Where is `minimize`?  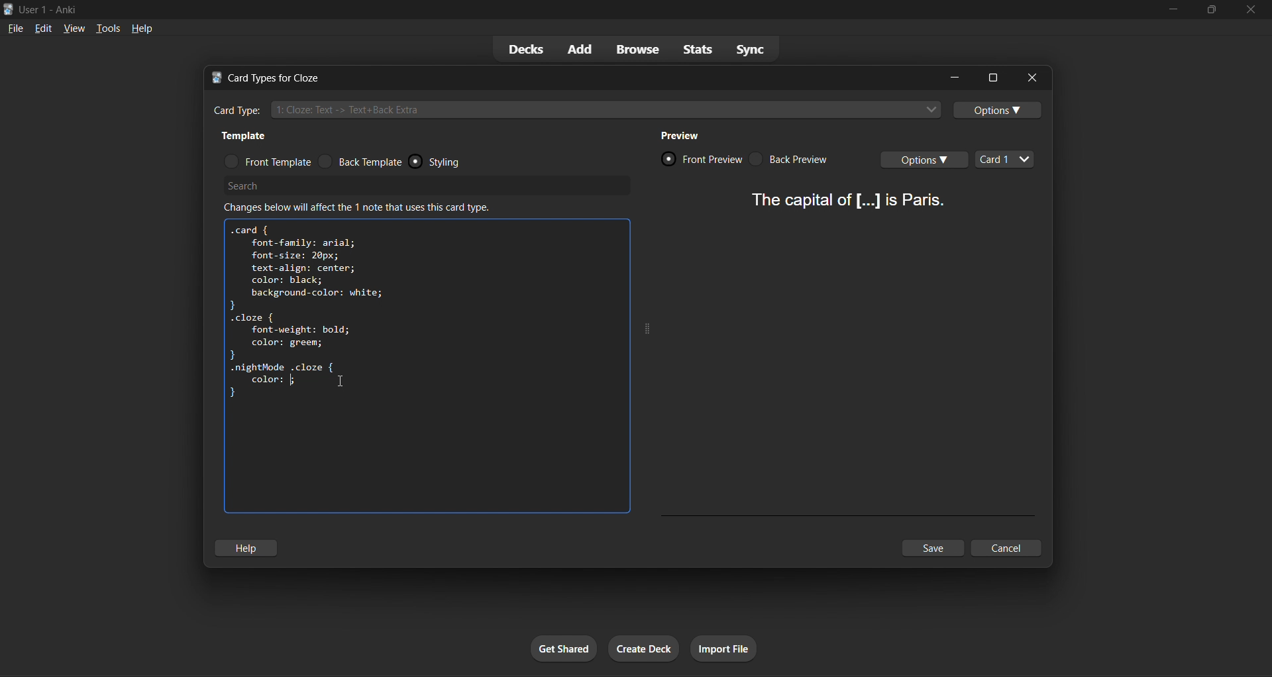
minimize is located at coordinates (1176, 10).